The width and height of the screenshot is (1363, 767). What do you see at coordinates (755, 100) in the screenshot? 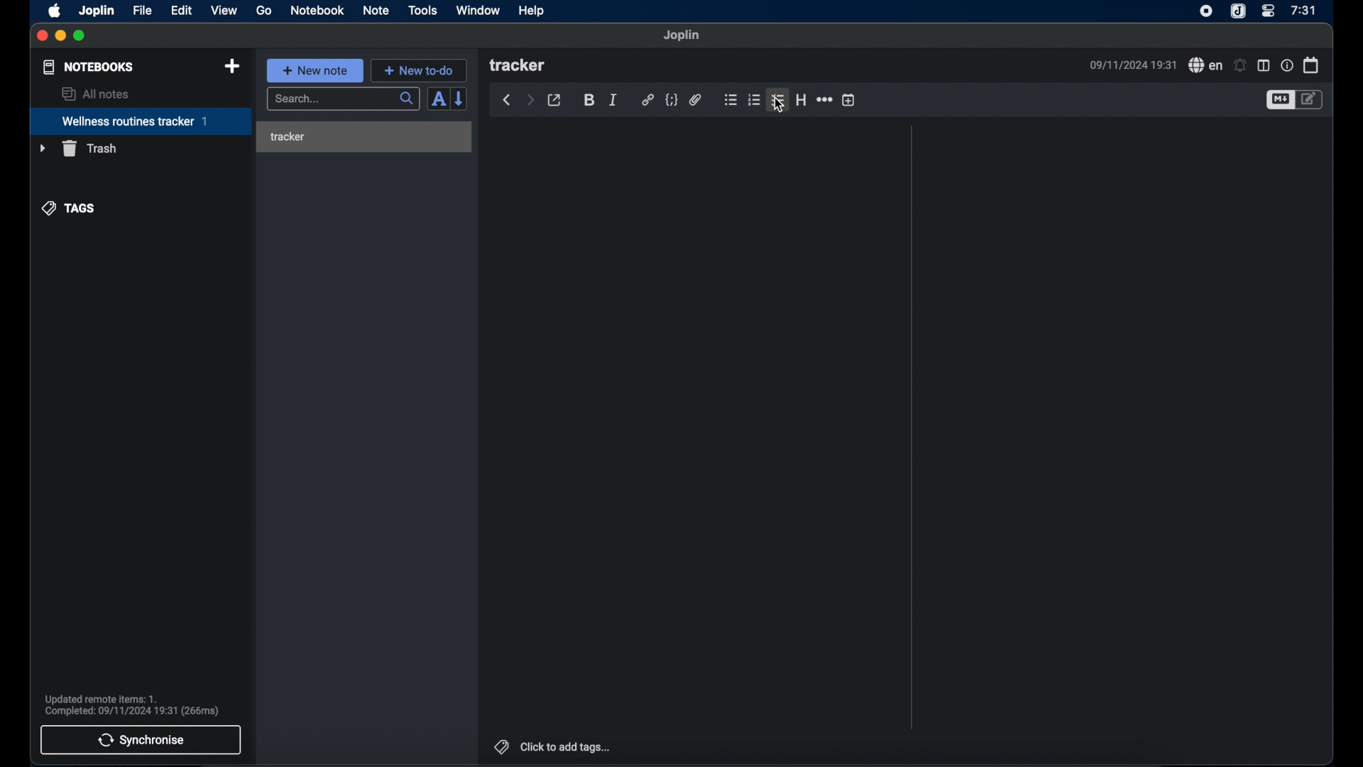
I see `numbered list` at bounding box center [755, 100].